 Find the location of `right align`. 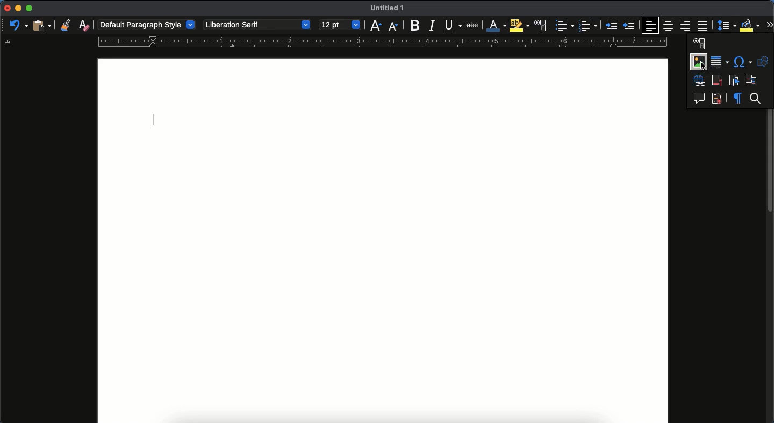

right align is located at coordinates (686, 26).